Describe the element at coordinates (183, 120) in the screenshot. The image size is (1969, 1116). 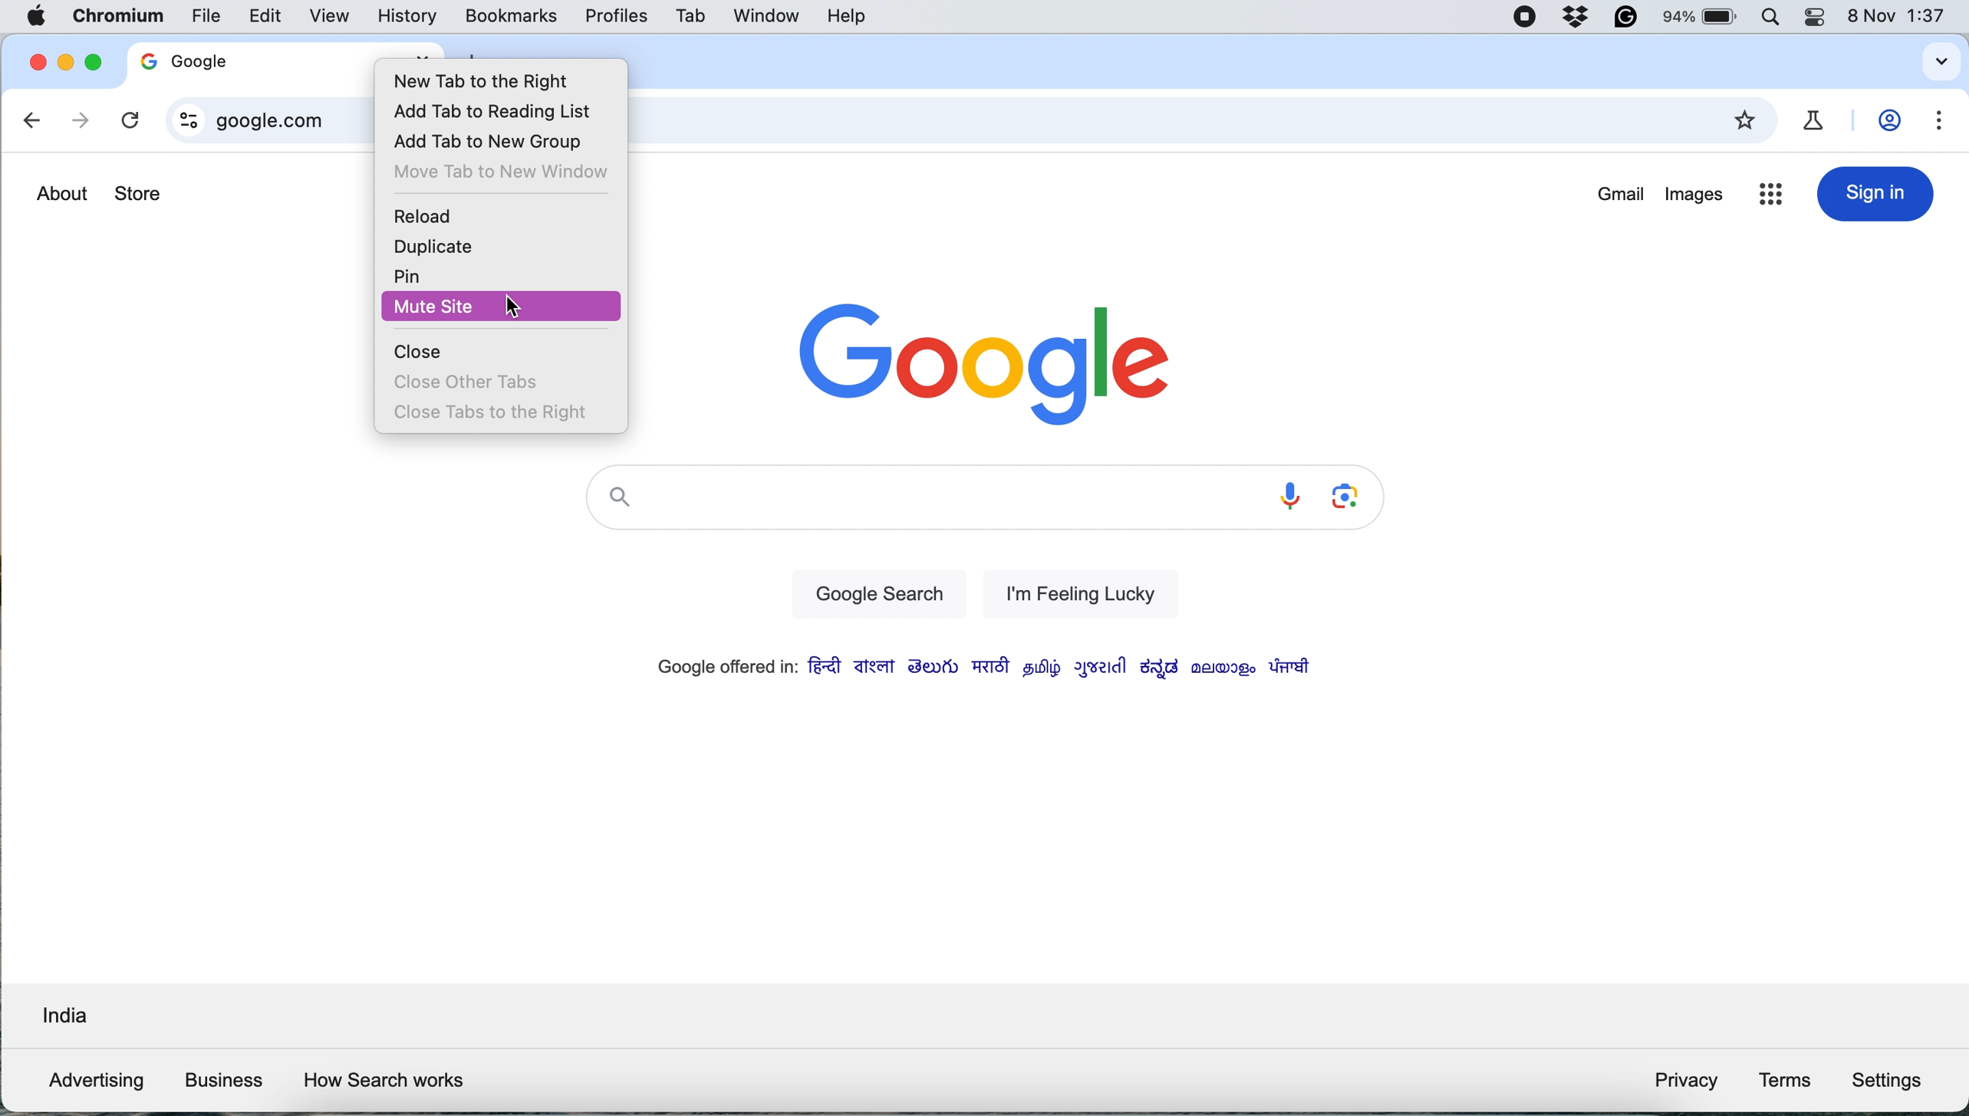
I see `view site information` at that location.